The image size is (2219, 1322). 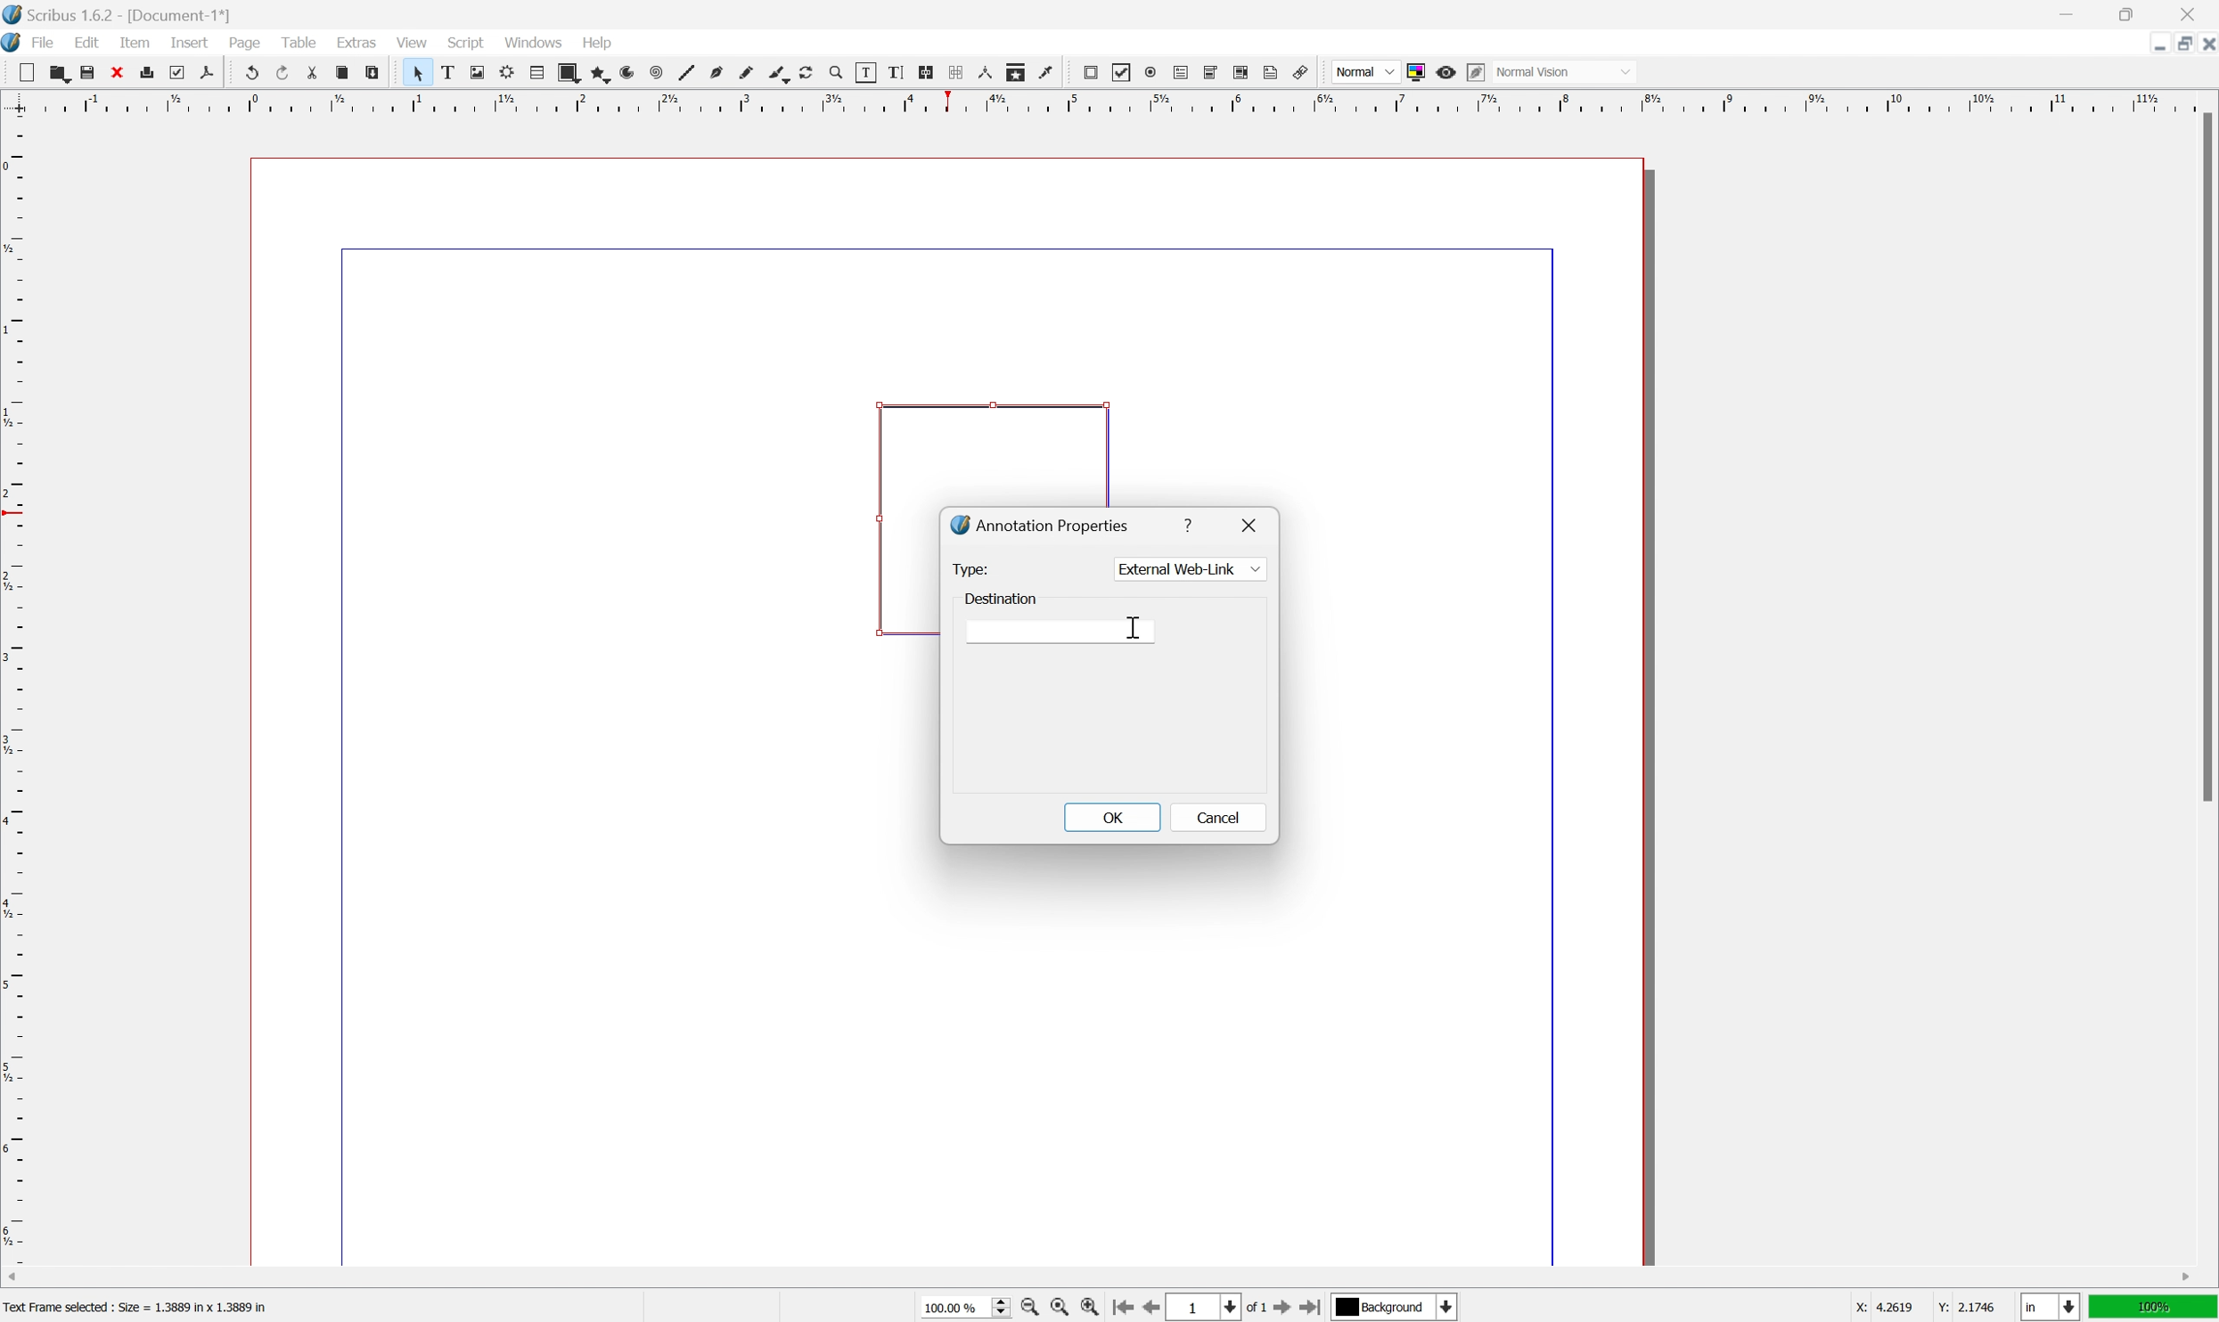 I want to click on Help, so click(x=600, y=44).